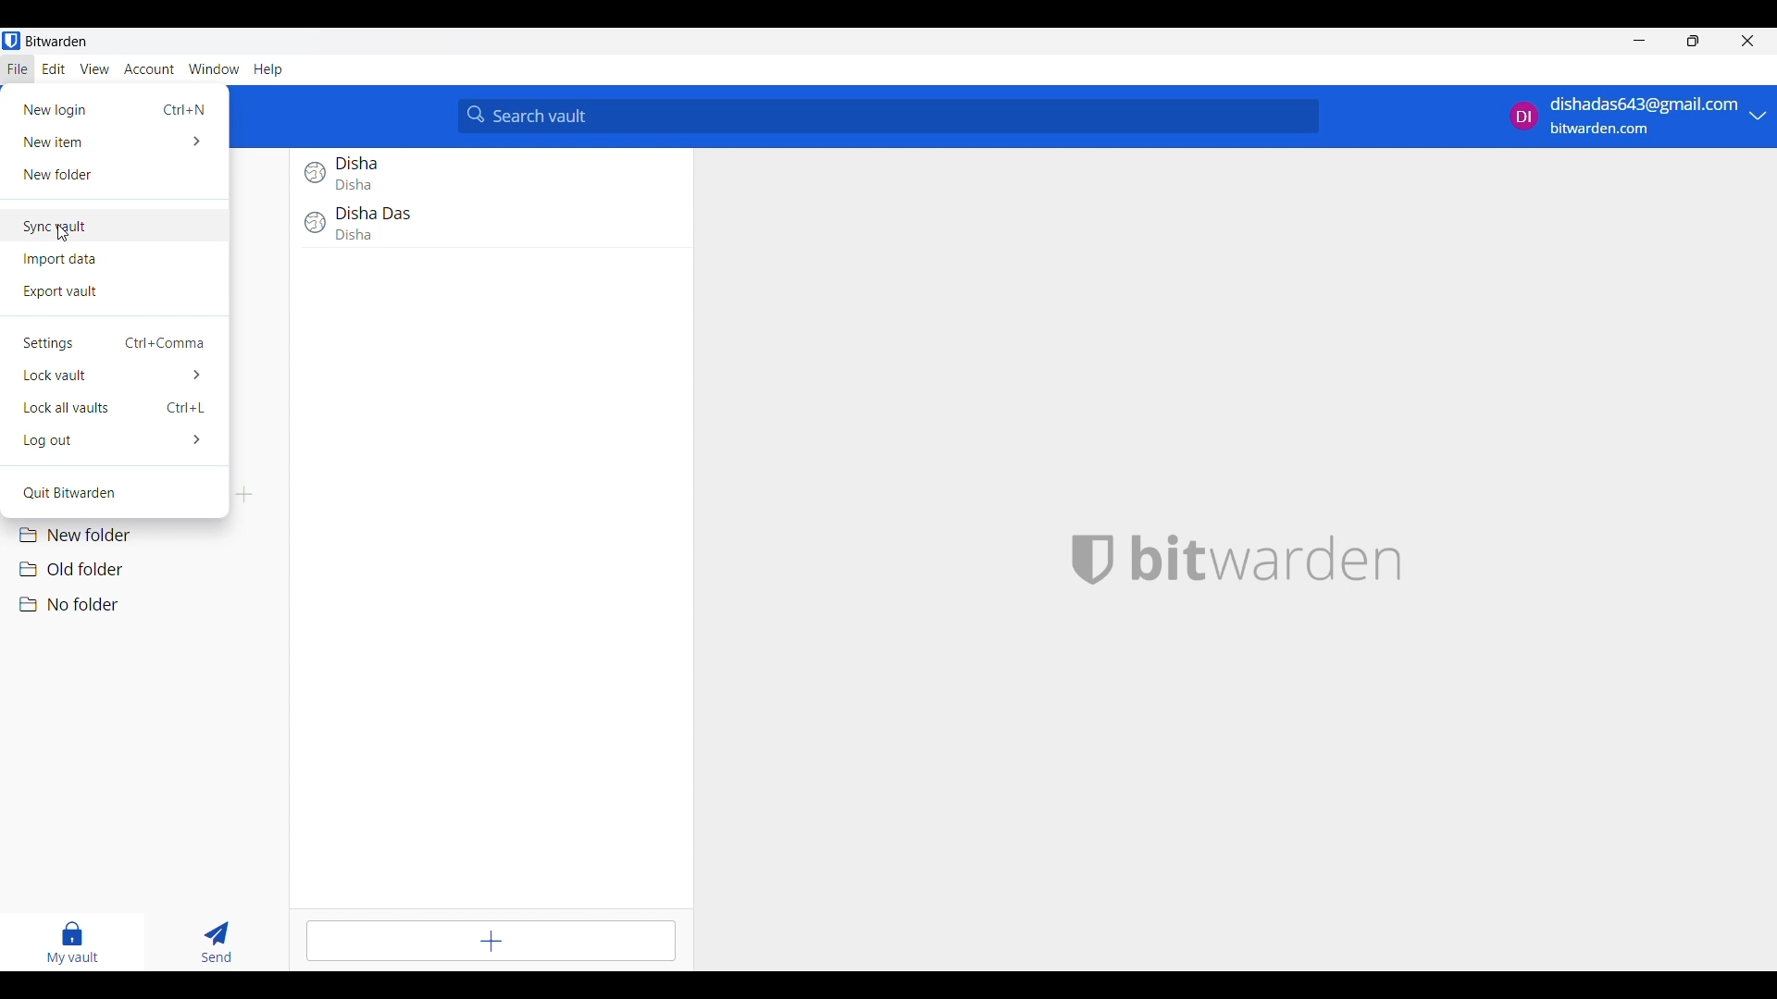 This screenshot has height=999, width=1777. Describe the element at coordinates (55, 68) in the screenshot. I see `Edit menu` at that location.